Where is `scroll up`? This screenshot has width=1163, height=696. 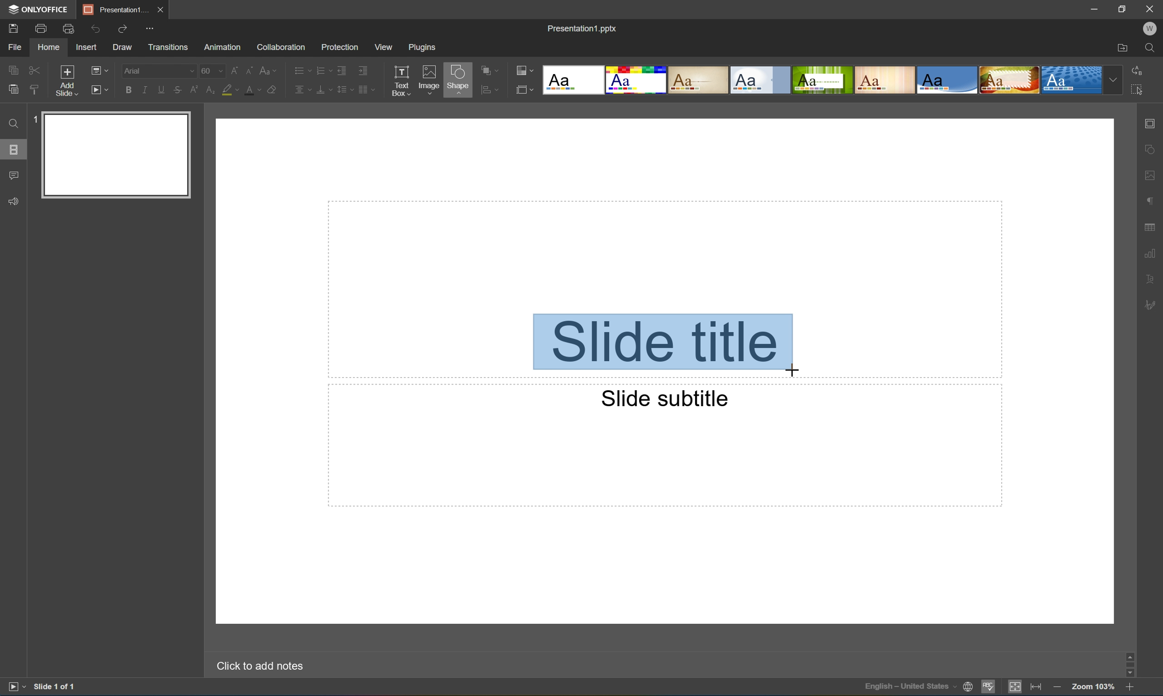 scroll up is located at coordinates (1128, 655).